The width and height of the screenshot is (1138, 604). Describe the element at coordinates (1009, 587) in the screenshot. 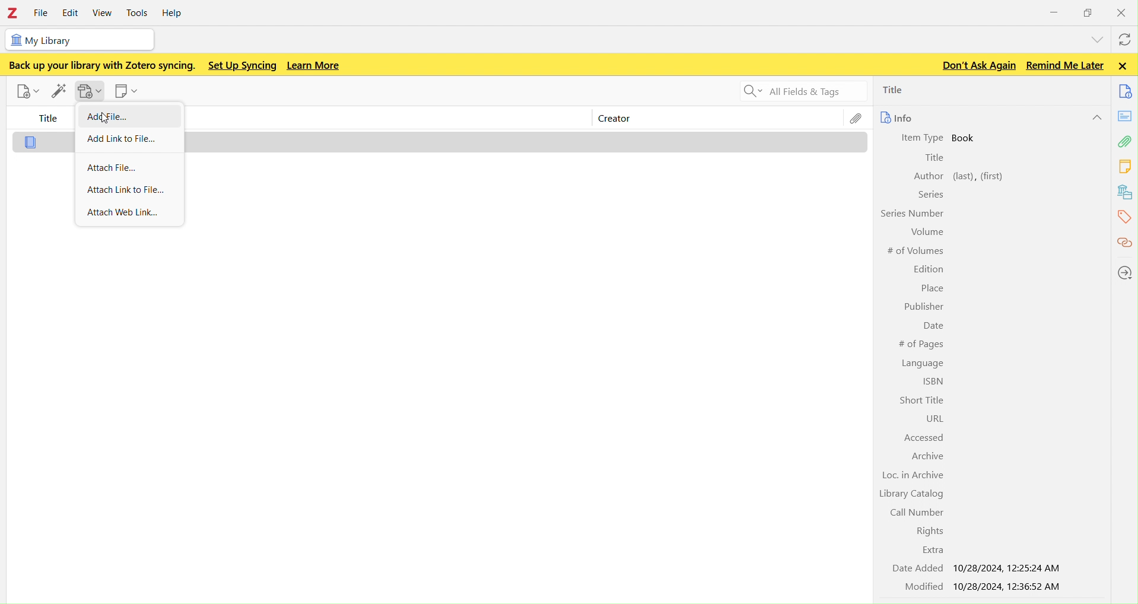

I see ` 10/28/2024, 12:36:52 AM` at that location.